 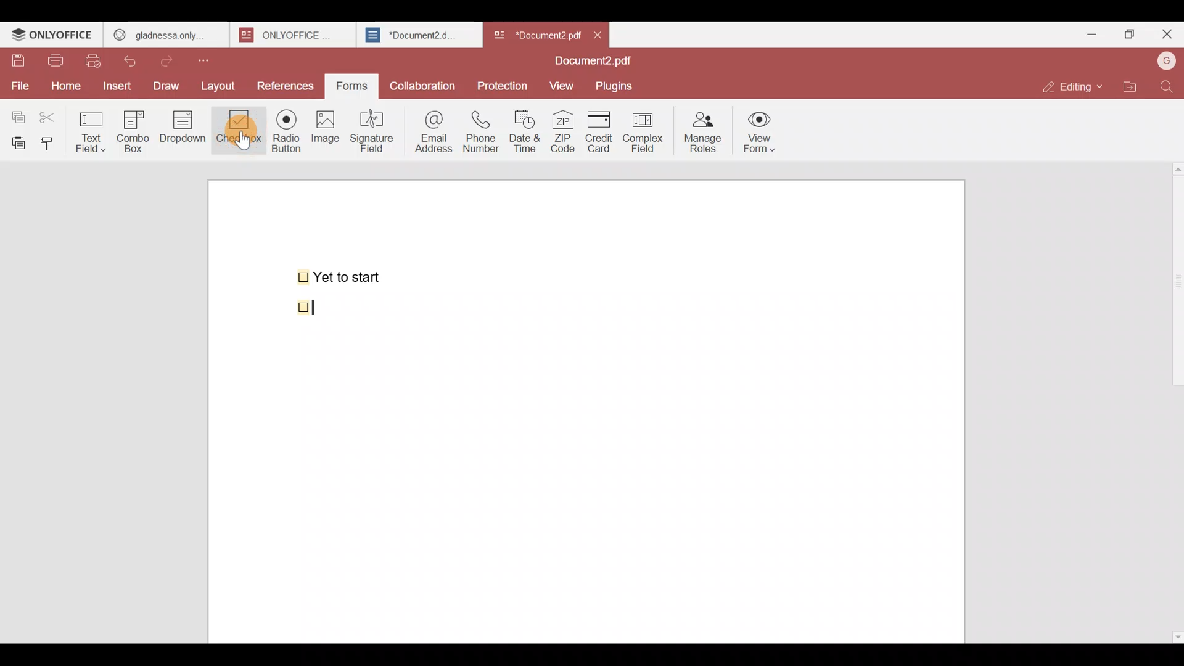 I want to click on Combo box, so click(x=133, y=129).